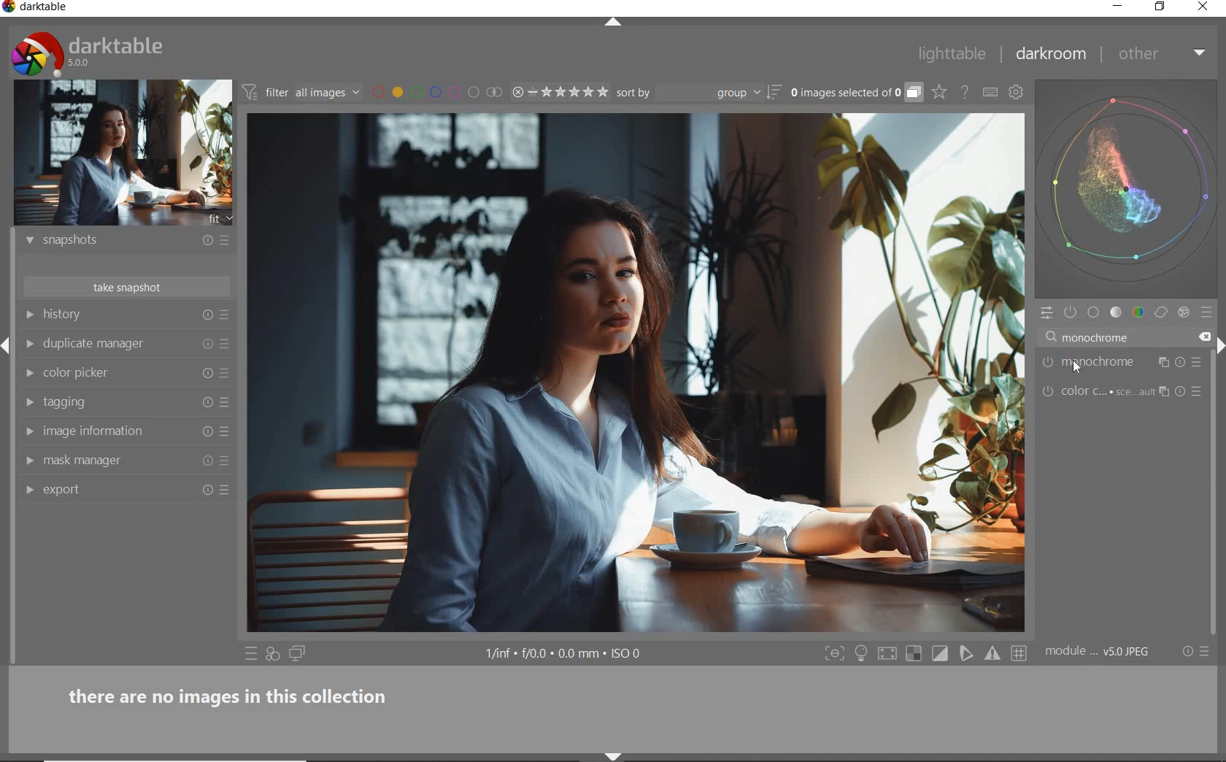  I want to click on reset, so click(206, 492).